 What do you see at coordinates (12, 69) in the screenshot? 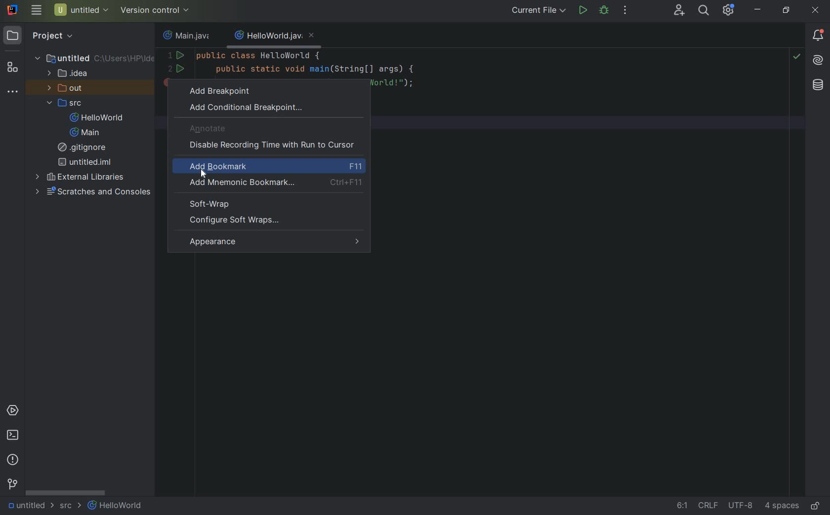
I see `structure` at bounding box center [12, 69].